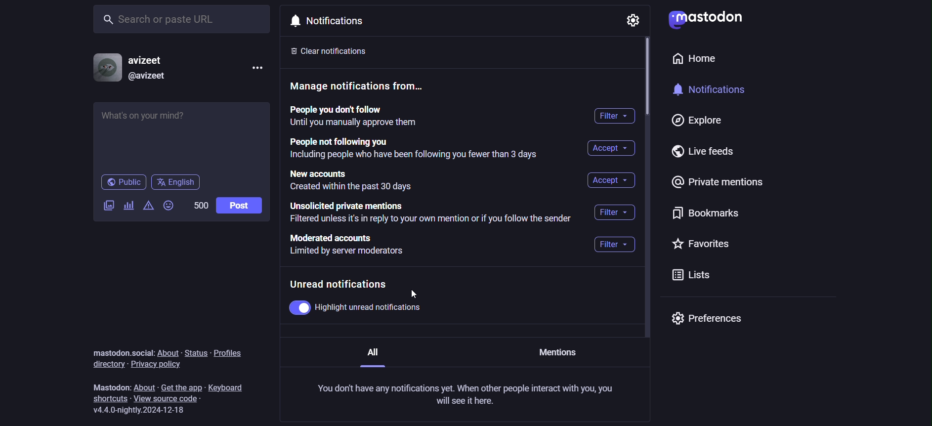  What do you see at coordinates (201, 205) in the screenshot?
I see `word limit` at bounding box center [201, 205].